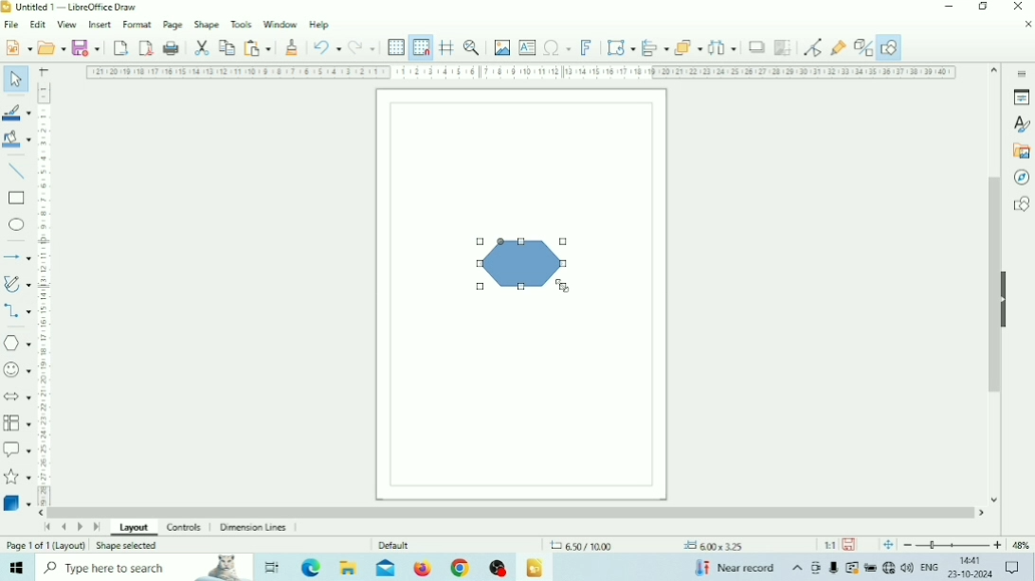  I want to click on Cursor positions, so click(646, 546).